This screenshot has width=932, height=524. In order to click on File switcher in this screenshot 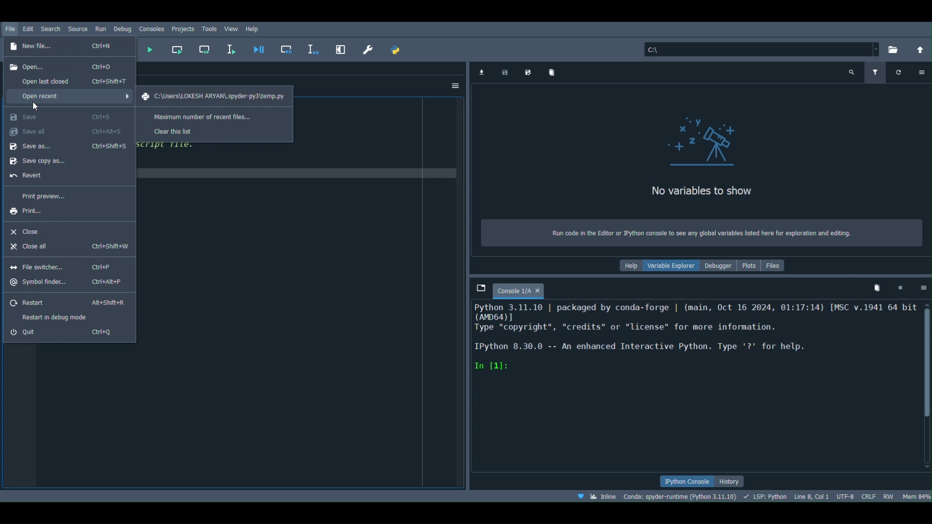, I will do `click(58, 266)`.